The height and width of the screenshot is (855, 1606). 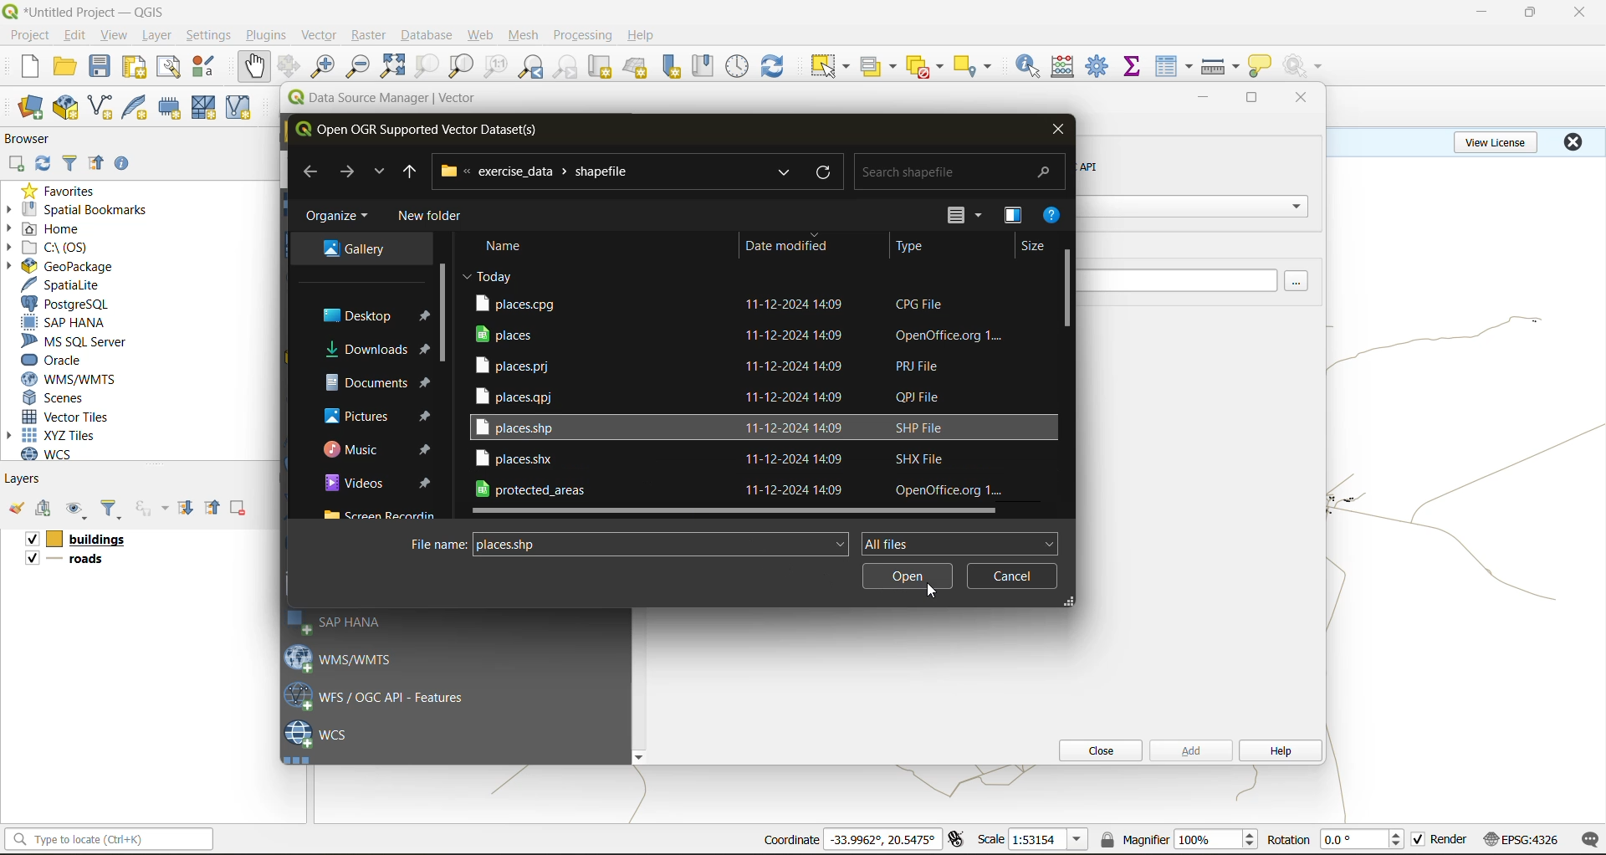 What do you see at coordinates (321, 35) in the screenshot?
I see `vector` at bounding box center [321, 35].